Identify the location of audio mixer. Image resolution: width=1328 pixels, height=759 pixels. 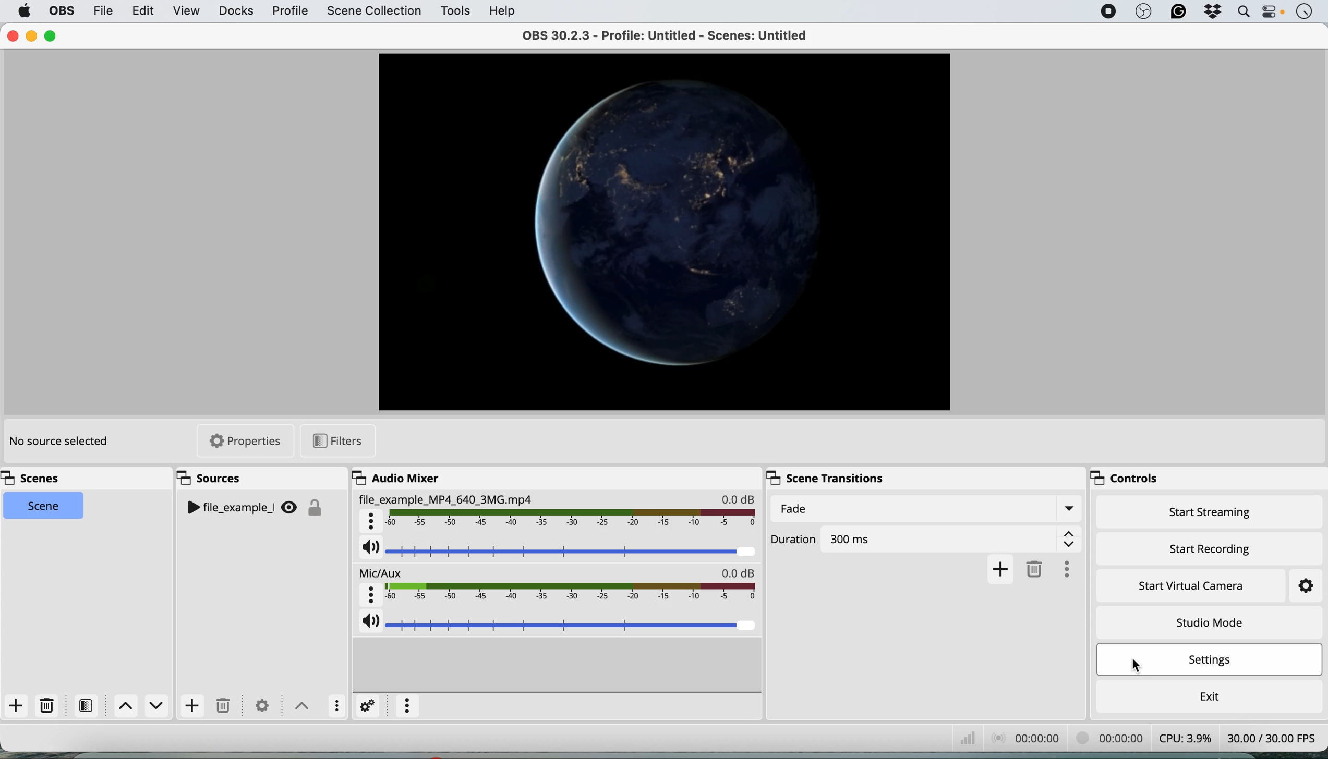
(394, 478).